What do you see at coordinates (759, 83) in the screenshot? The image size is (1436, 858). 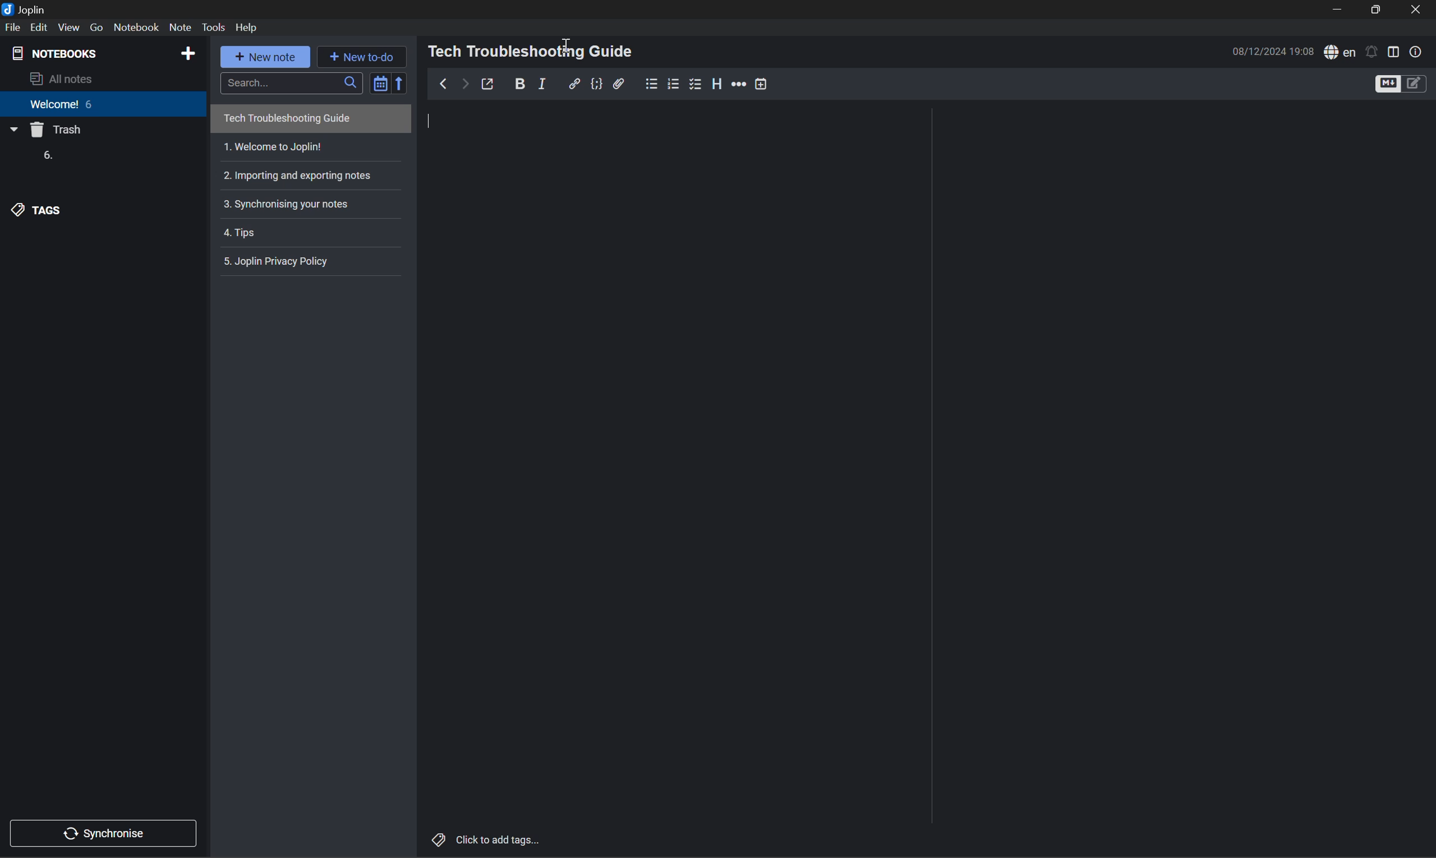 I see `Insert time` at bounding box center [759, 83].